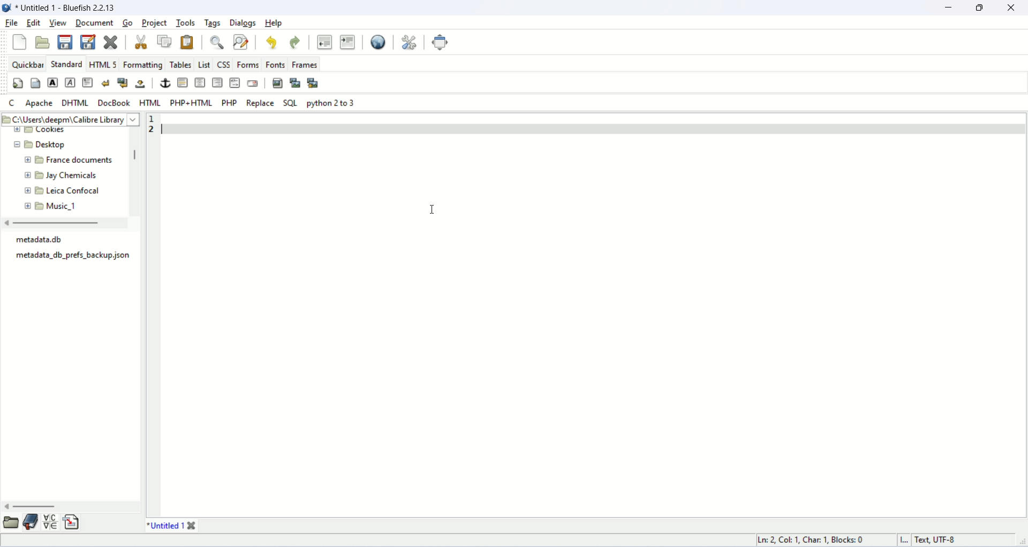 The height and width of the screenshot is (547, 1028). What do you see at coordinates (248, 65) in the screenshot?
I see `forms` at bounding box center [248, 65].